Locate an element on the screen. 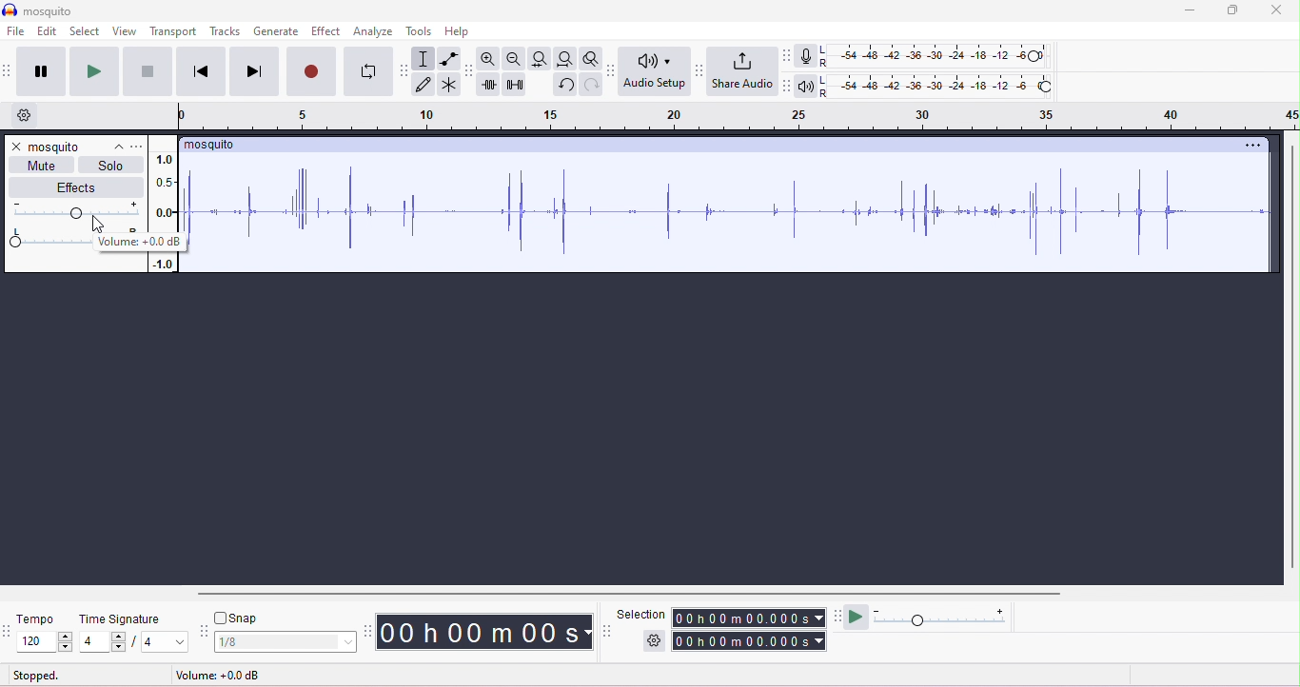 This screenshot has width=1300, height=687. waveform is located at coordinates (730, 211).